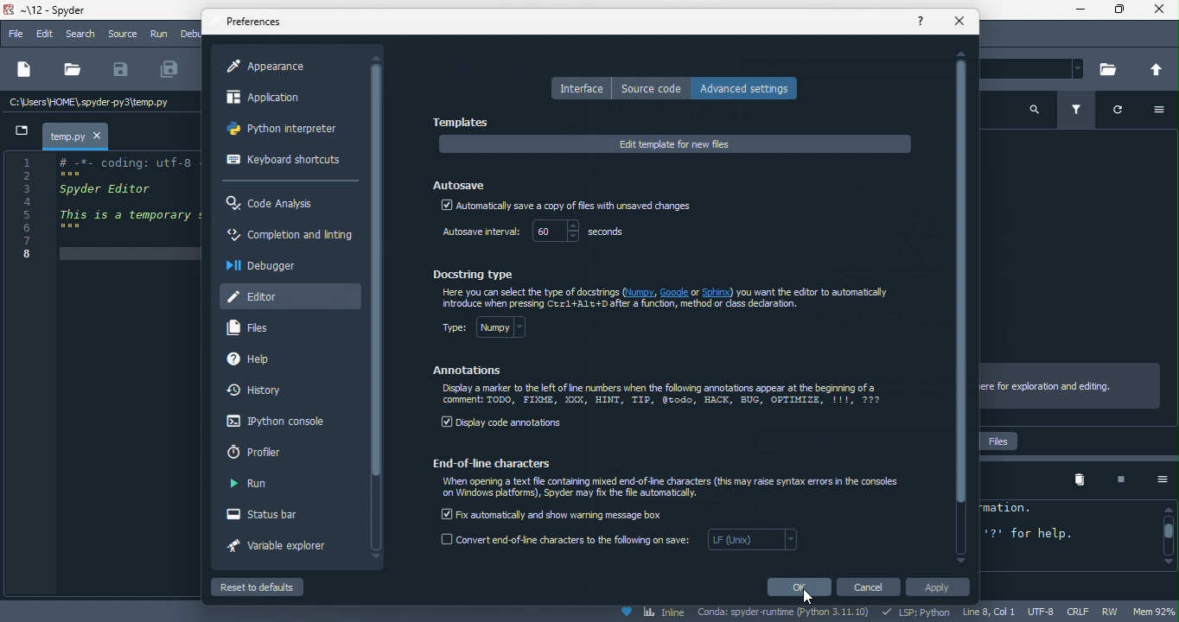  Describe the element at coordinates (377, 270) in the screenshot. I see `vertical scroll bar` at that location.